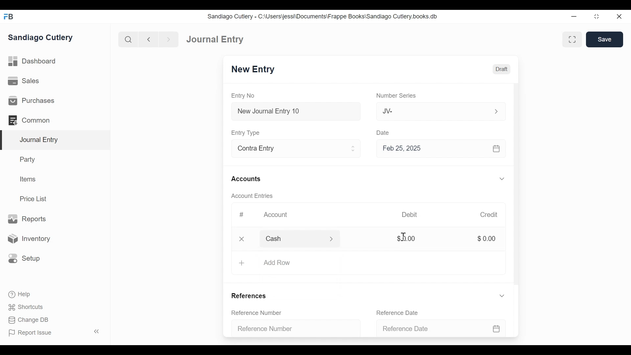 The height and width of the screenshot is (355, 631). Describe the element at coordinates (32, 101) in the screenshot. I see `Purchases` at that location.